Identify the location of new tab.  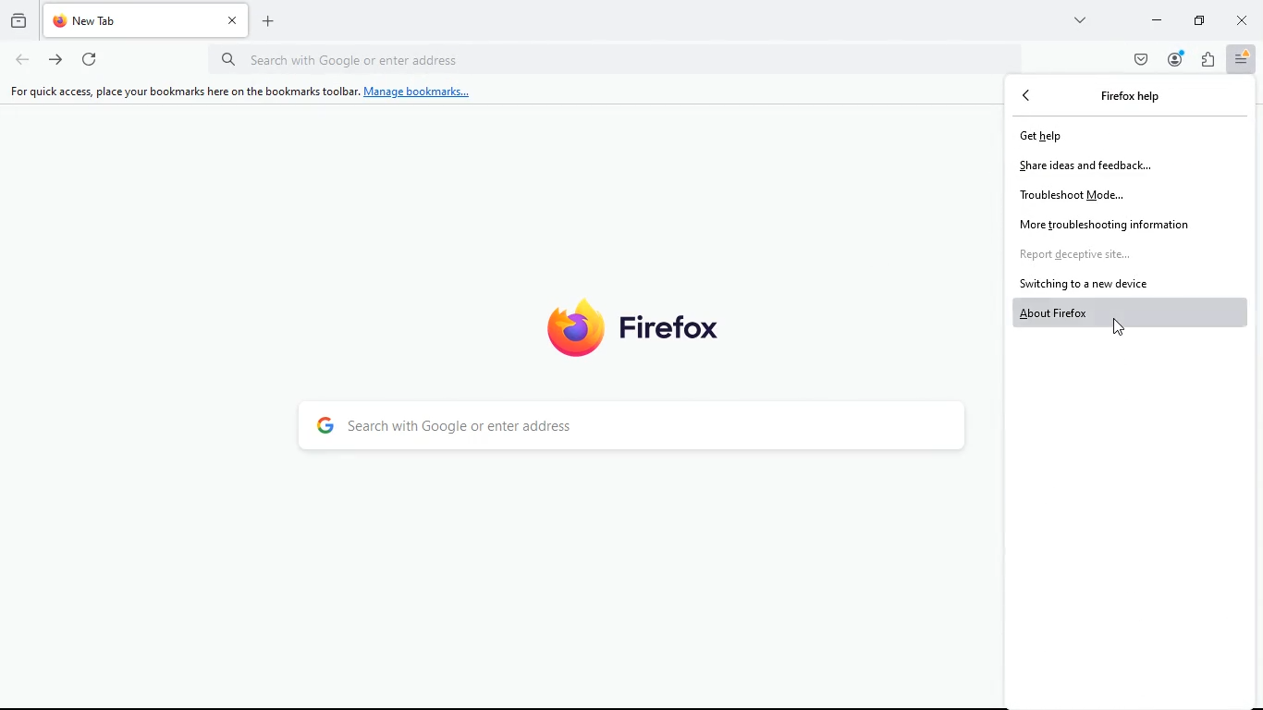
(276, 26).